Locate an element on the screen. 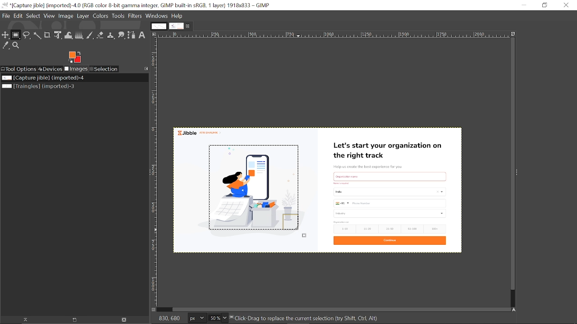 The height and width of the screenshot is (324, 577). Devices is located at coordinates (52, 68).